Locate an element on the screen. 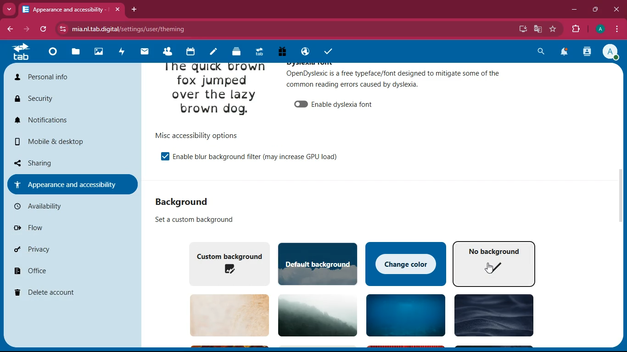  close is located at coordinates (616, 9).